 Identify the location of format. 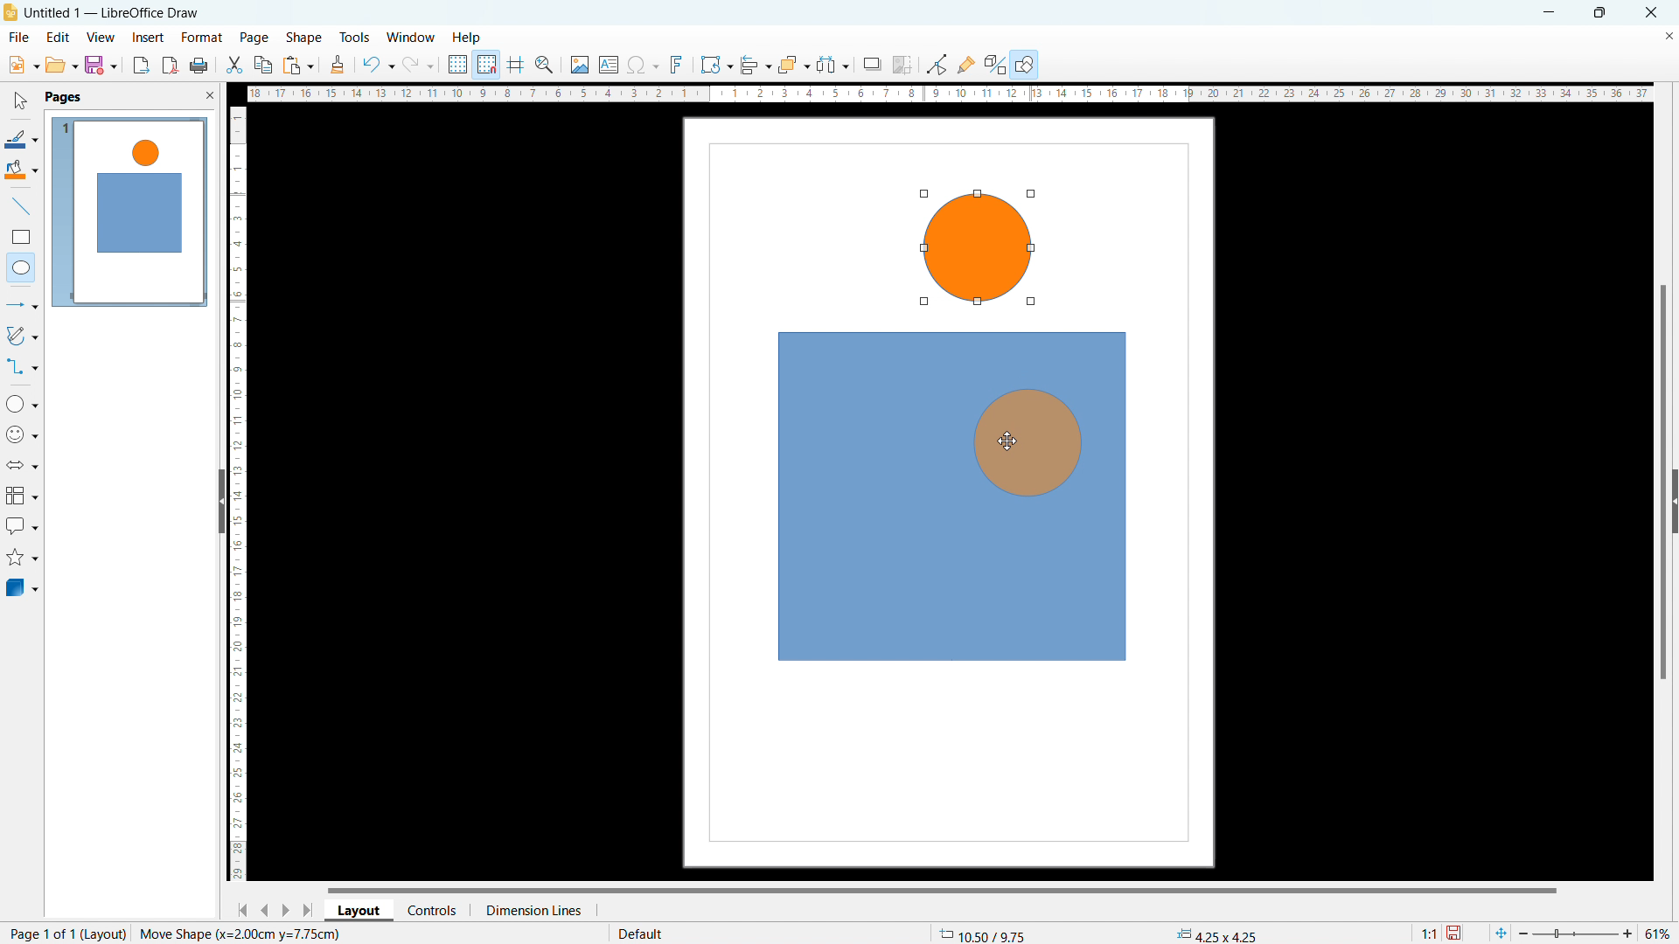
(200, 38).